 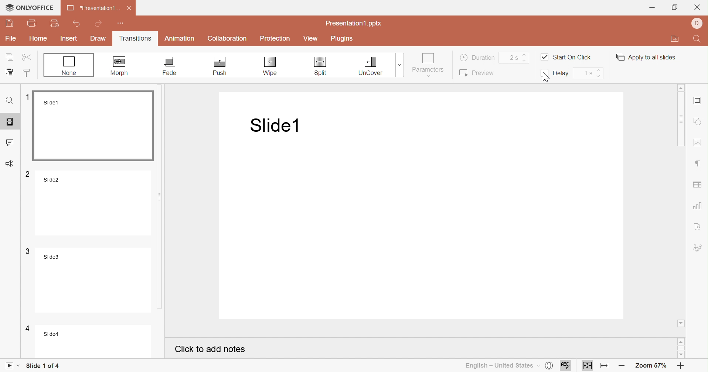 I want to click on Slide settings, so click(x=697, y=101).